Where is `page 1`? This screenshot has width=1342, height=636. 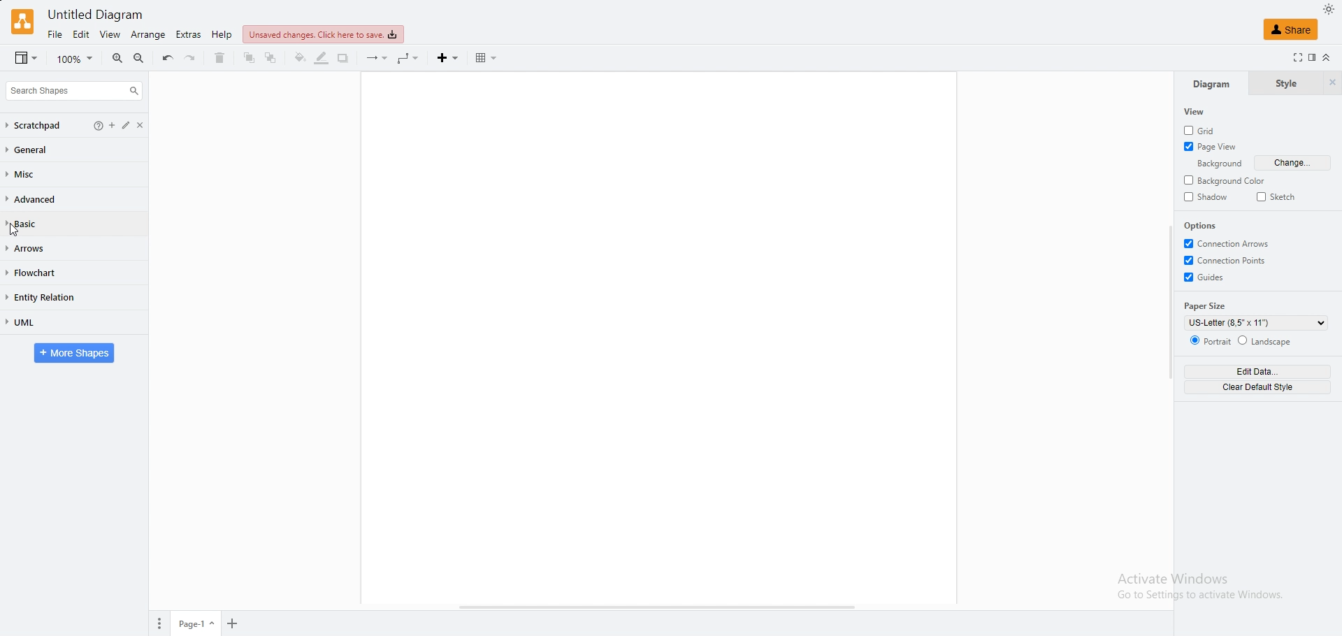
page 1 is located at coordinates (196, 623).